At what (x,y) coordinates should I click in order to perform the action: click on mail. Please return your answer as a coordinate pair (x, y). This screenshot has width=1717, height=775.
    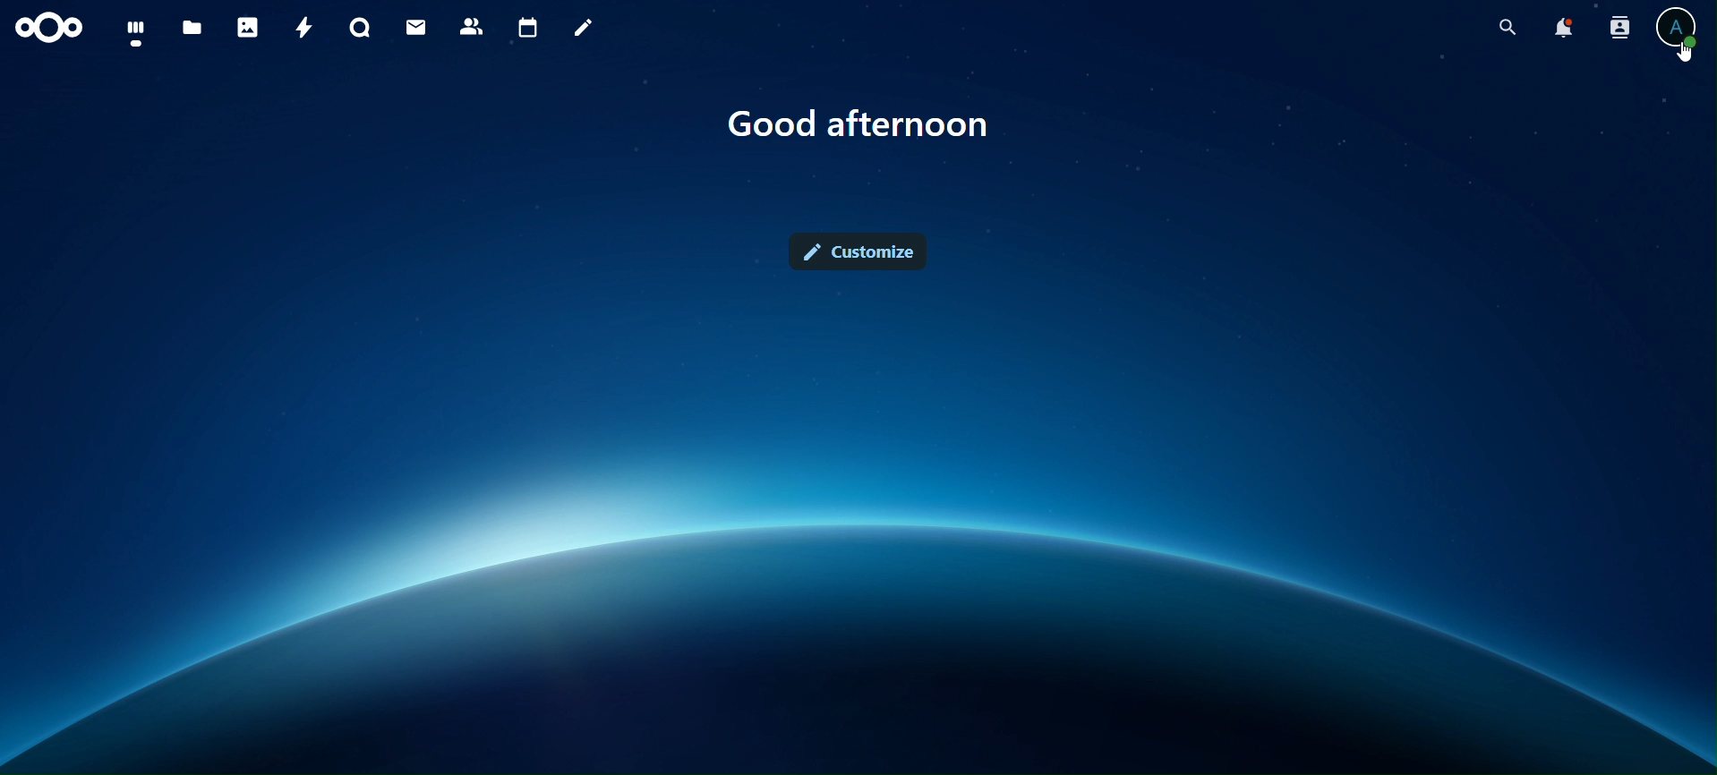
    Looking at the image, I should click on (416, 27).